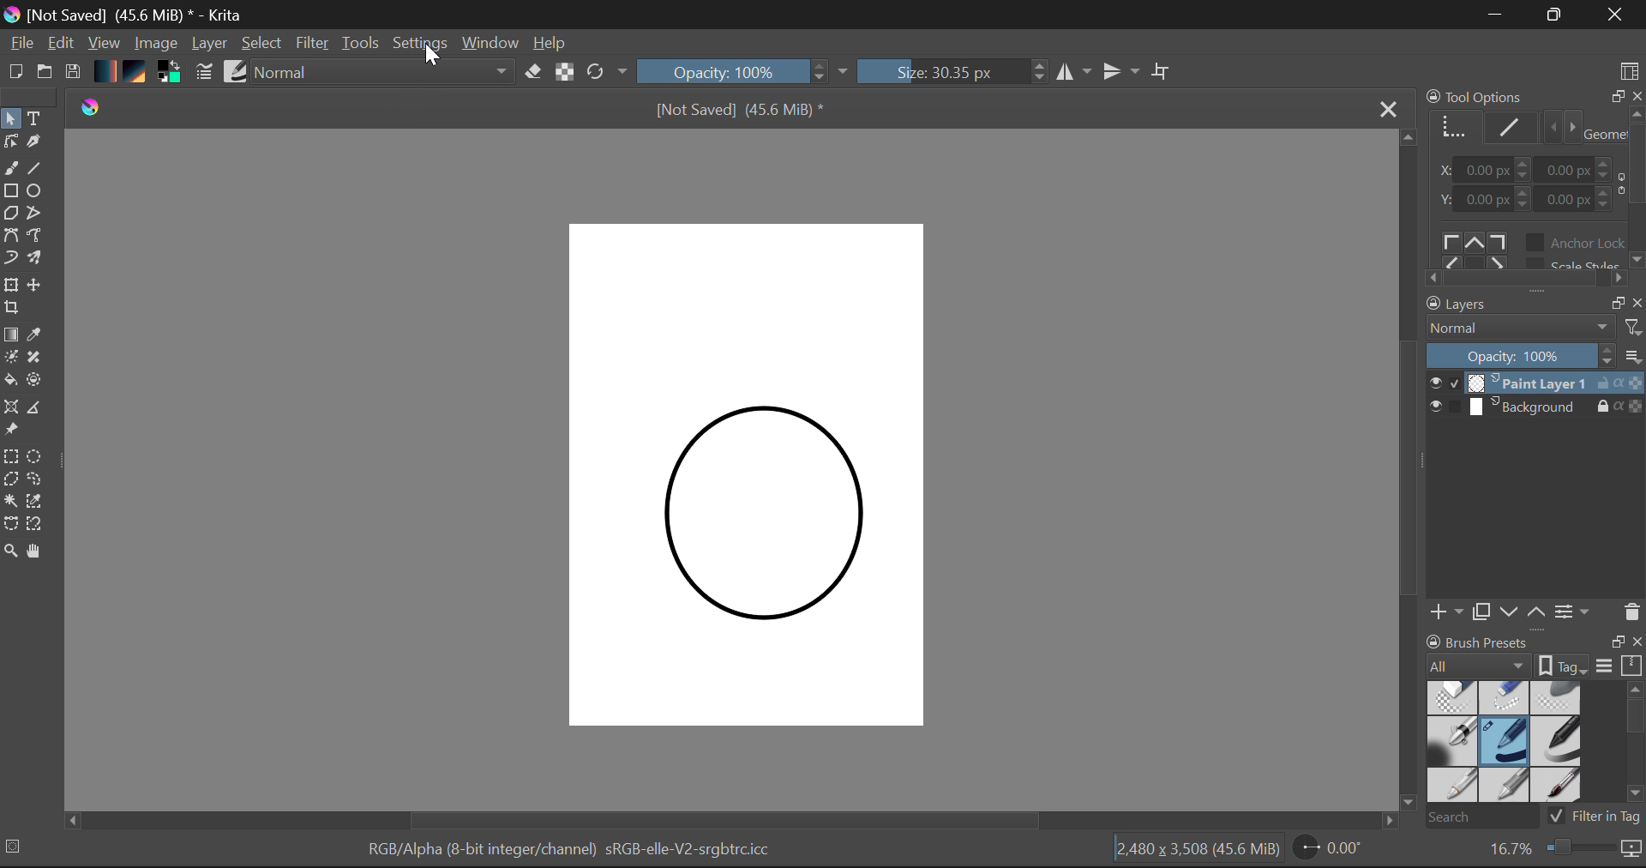  I want to click on Blending Mode, so click(1535, 330).